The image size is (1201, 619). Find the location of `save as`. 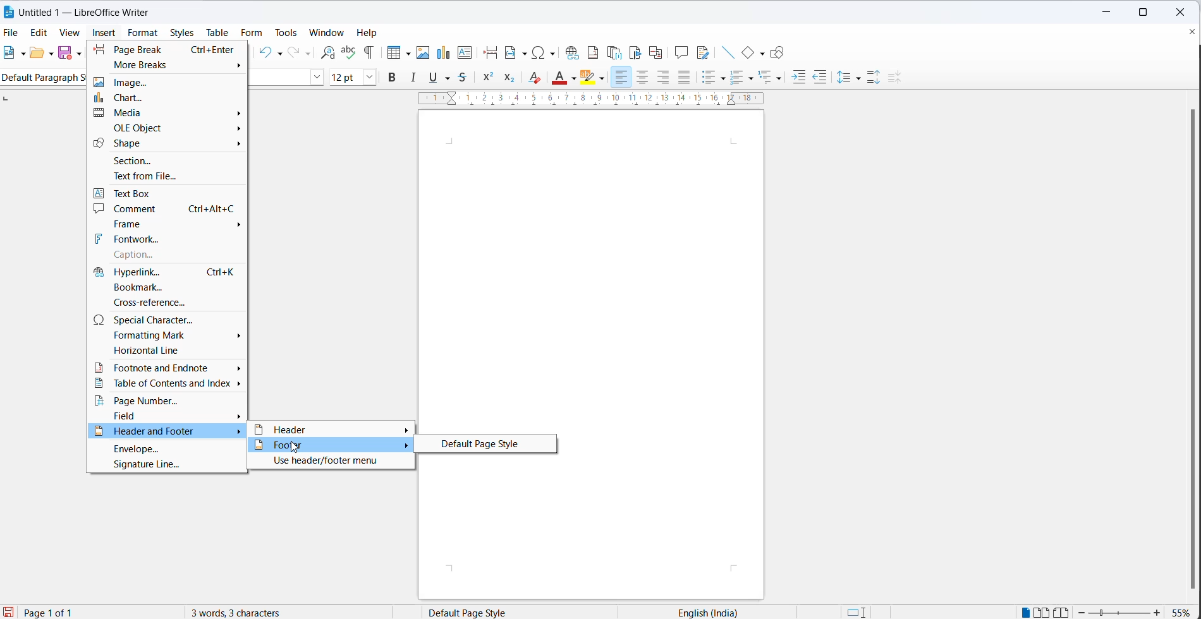

save as is located at coordinates (79, 54).